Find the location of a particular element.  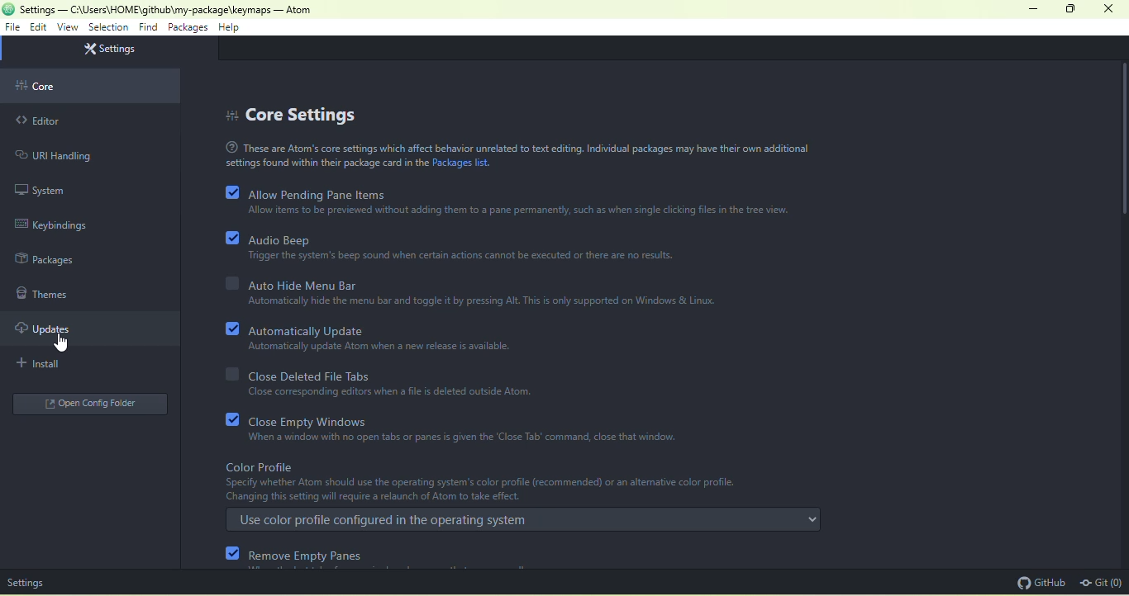

system is located at coordinates (45, 191).